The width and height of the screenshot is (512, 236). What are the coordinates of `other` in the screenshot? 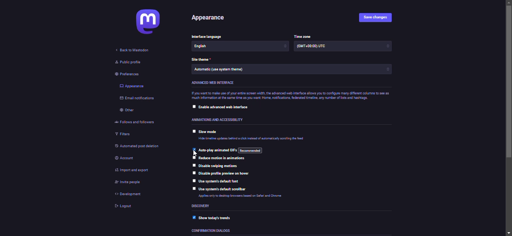 It's located at (129, 111).